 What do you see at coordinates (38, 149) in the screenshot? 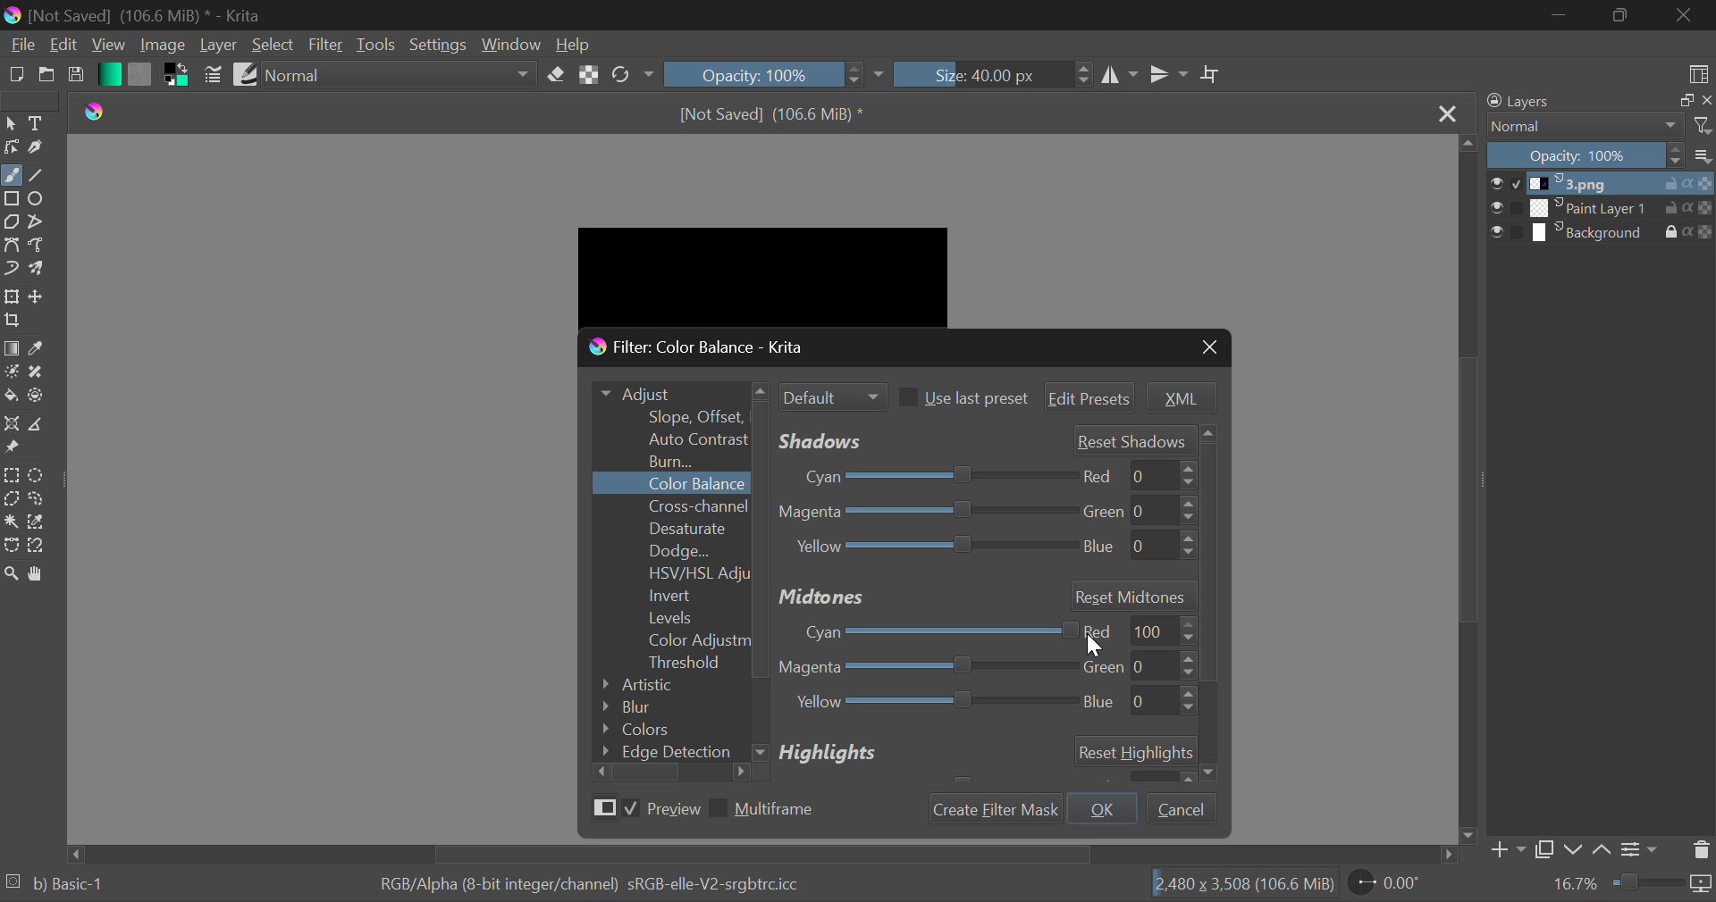
I see `Calligraphic Tool` at bounding box center [38, 149].